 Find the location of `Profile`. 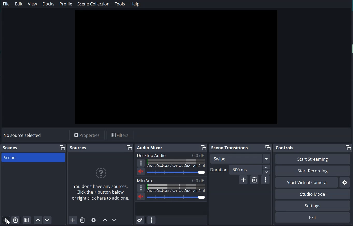

Profile is located at coordinates (66, 4).